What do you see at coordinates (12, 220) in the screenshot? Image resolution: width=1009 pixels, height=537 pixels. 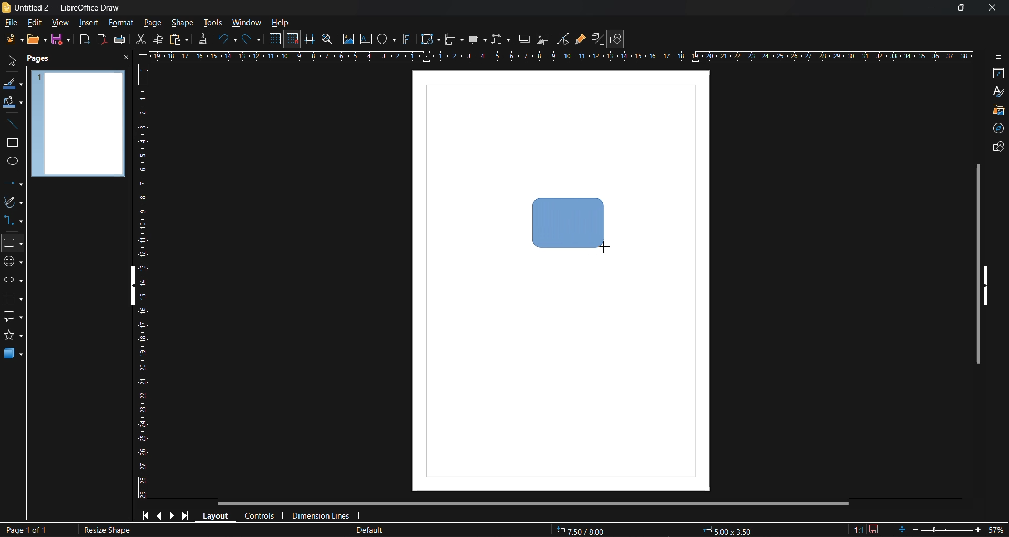 I see `connectors` at bounding box center [12, 220].